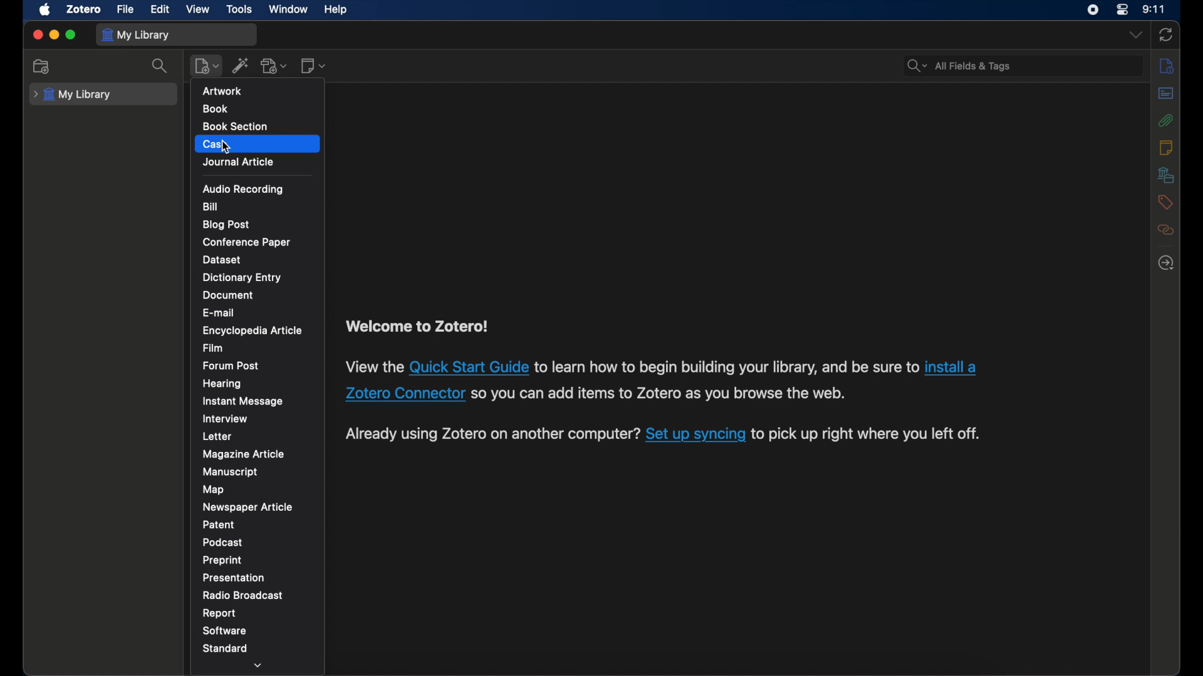 The height and width of the screenshot is (676, 1203). I want to click on apple icon, so click(45, 10).